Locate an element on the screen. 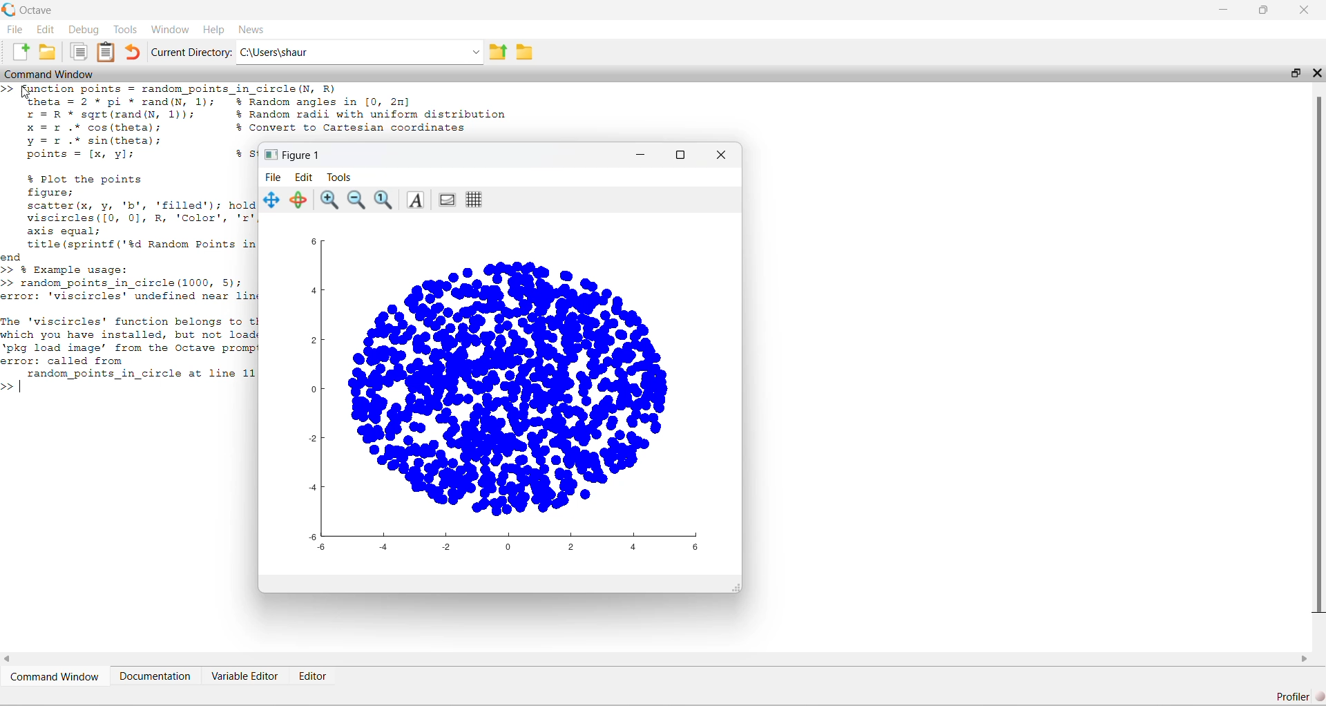 This screenshot has width=1326, height=706. minimize is located at coordinates (1224, 9).